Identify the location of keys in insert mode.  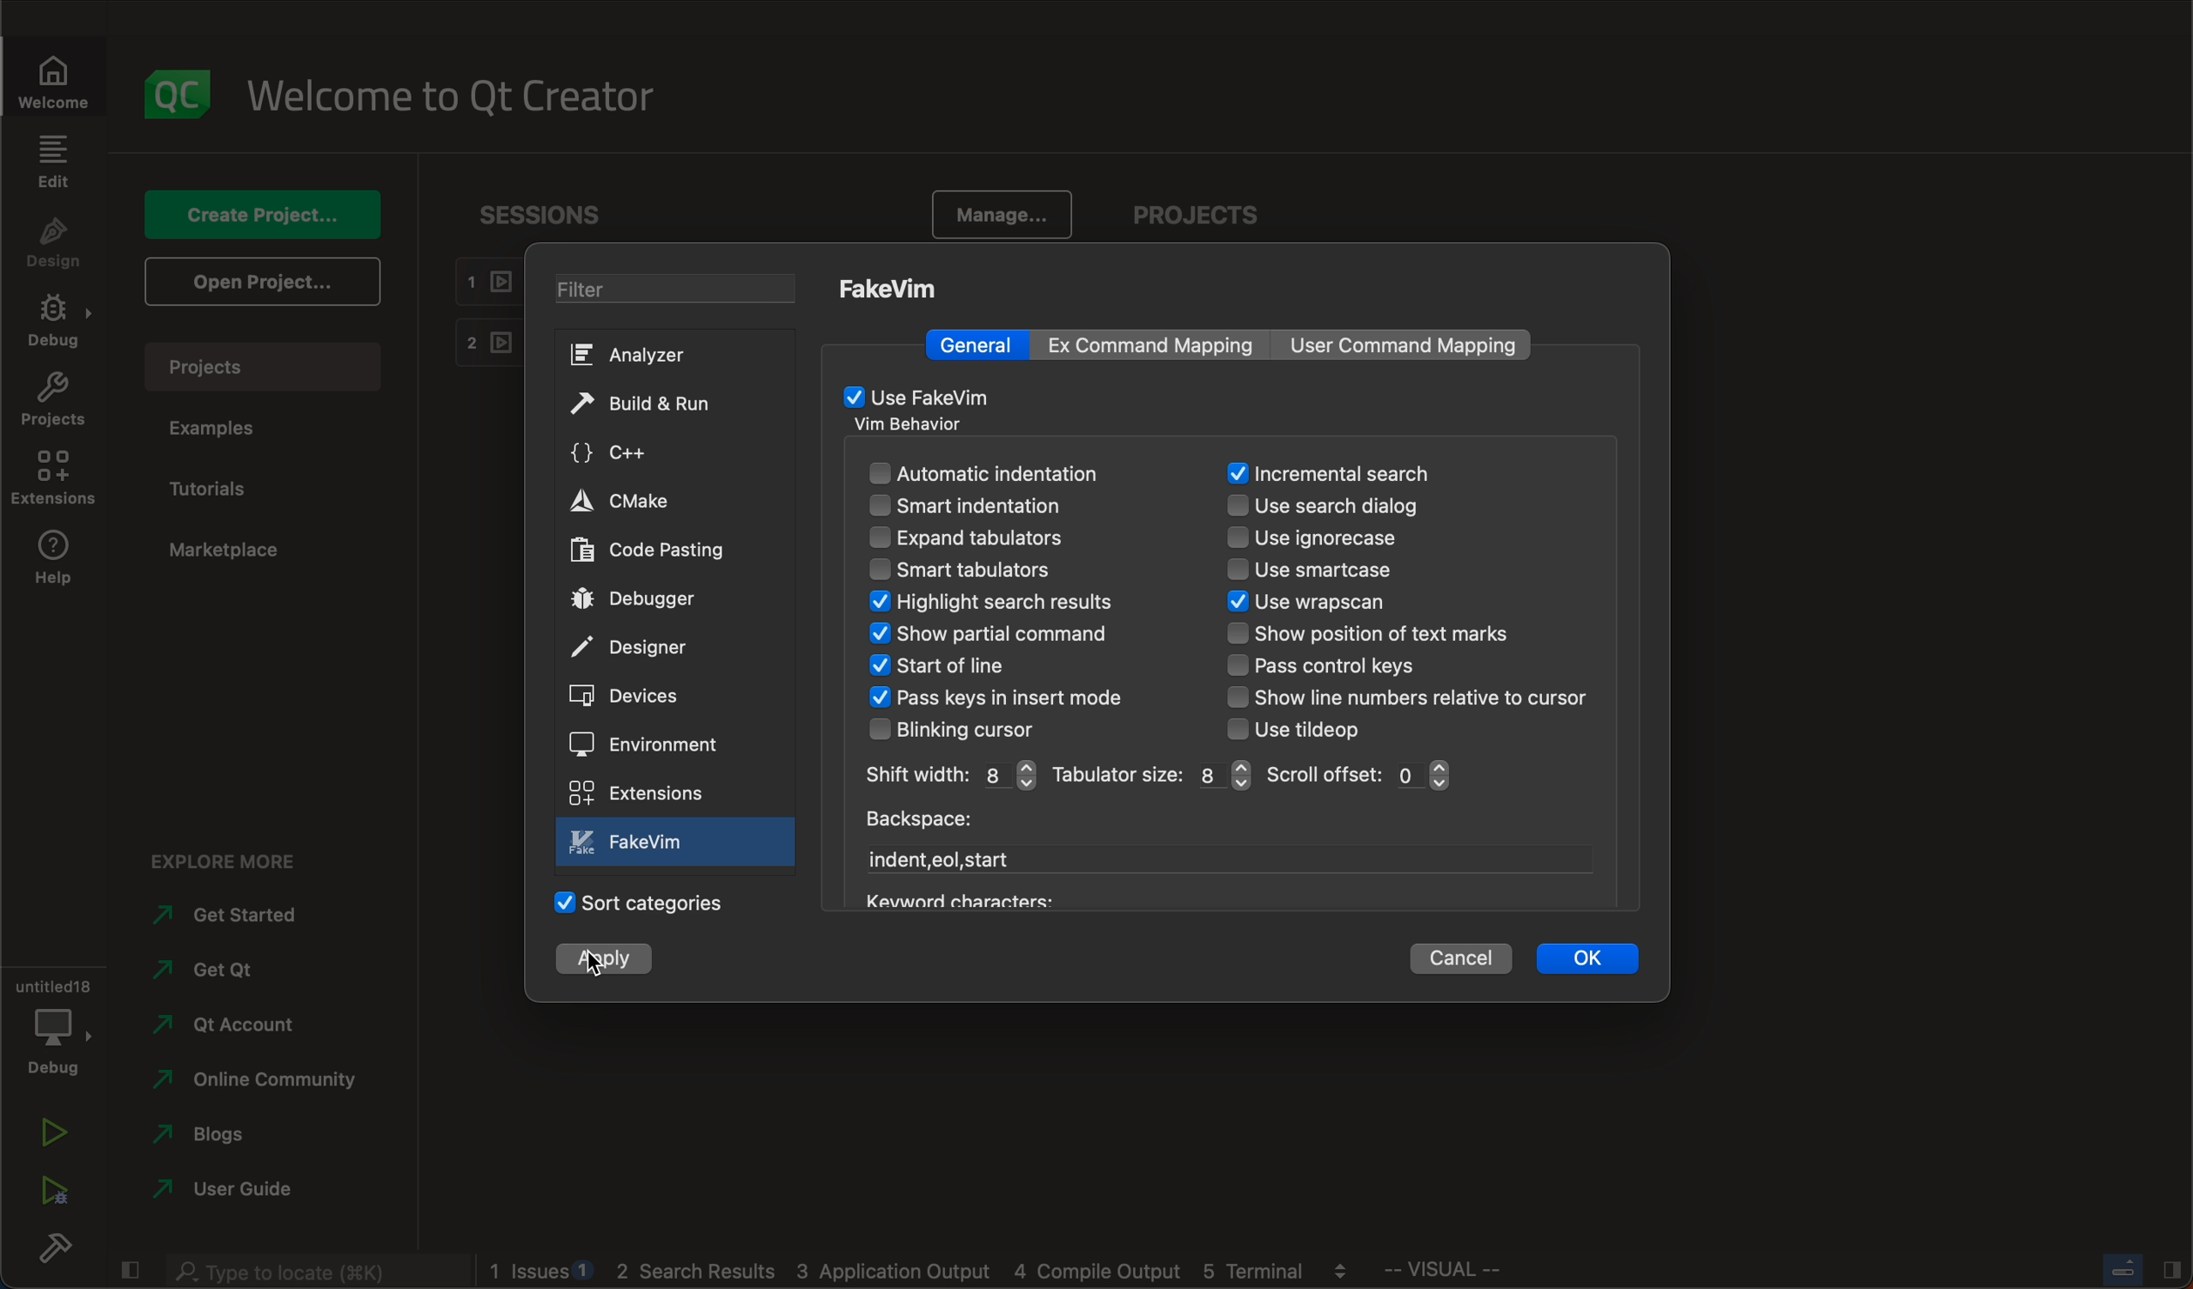
(1023, 699).